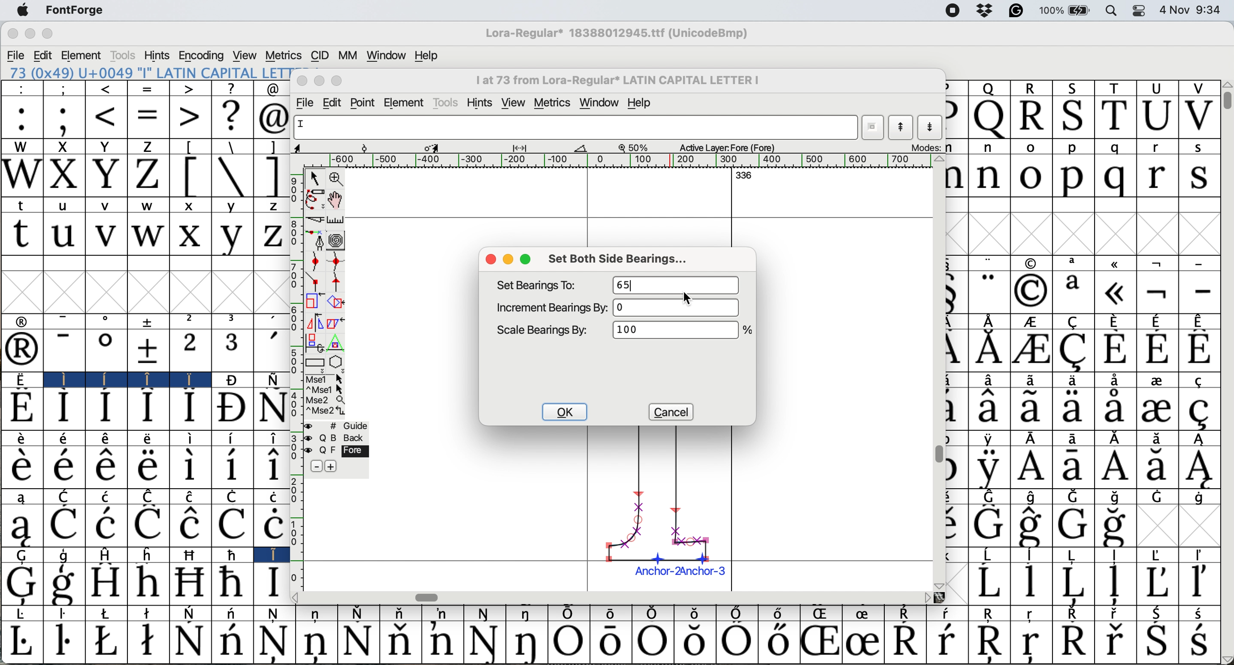  What do you see at coordinates (1074, 614) in the screenshot?
I see `Symbol` at bounding box center [1074, 614].